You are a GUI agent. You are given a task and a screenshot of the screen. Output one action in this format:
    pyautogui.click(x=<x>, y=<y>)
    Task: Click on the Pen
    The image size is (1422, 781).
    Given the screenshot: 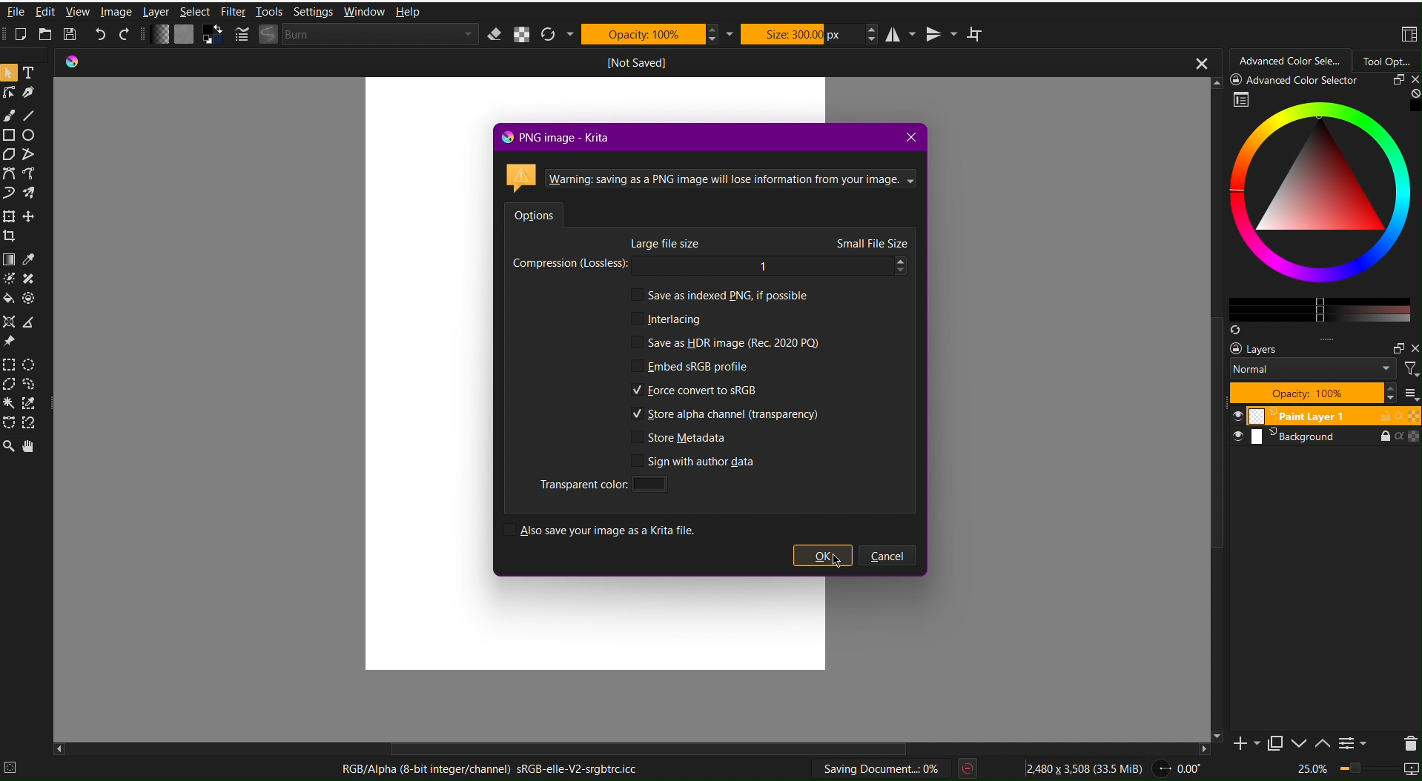 What is the action you would take?
    pyautogui.click(x=31, y=95)
    